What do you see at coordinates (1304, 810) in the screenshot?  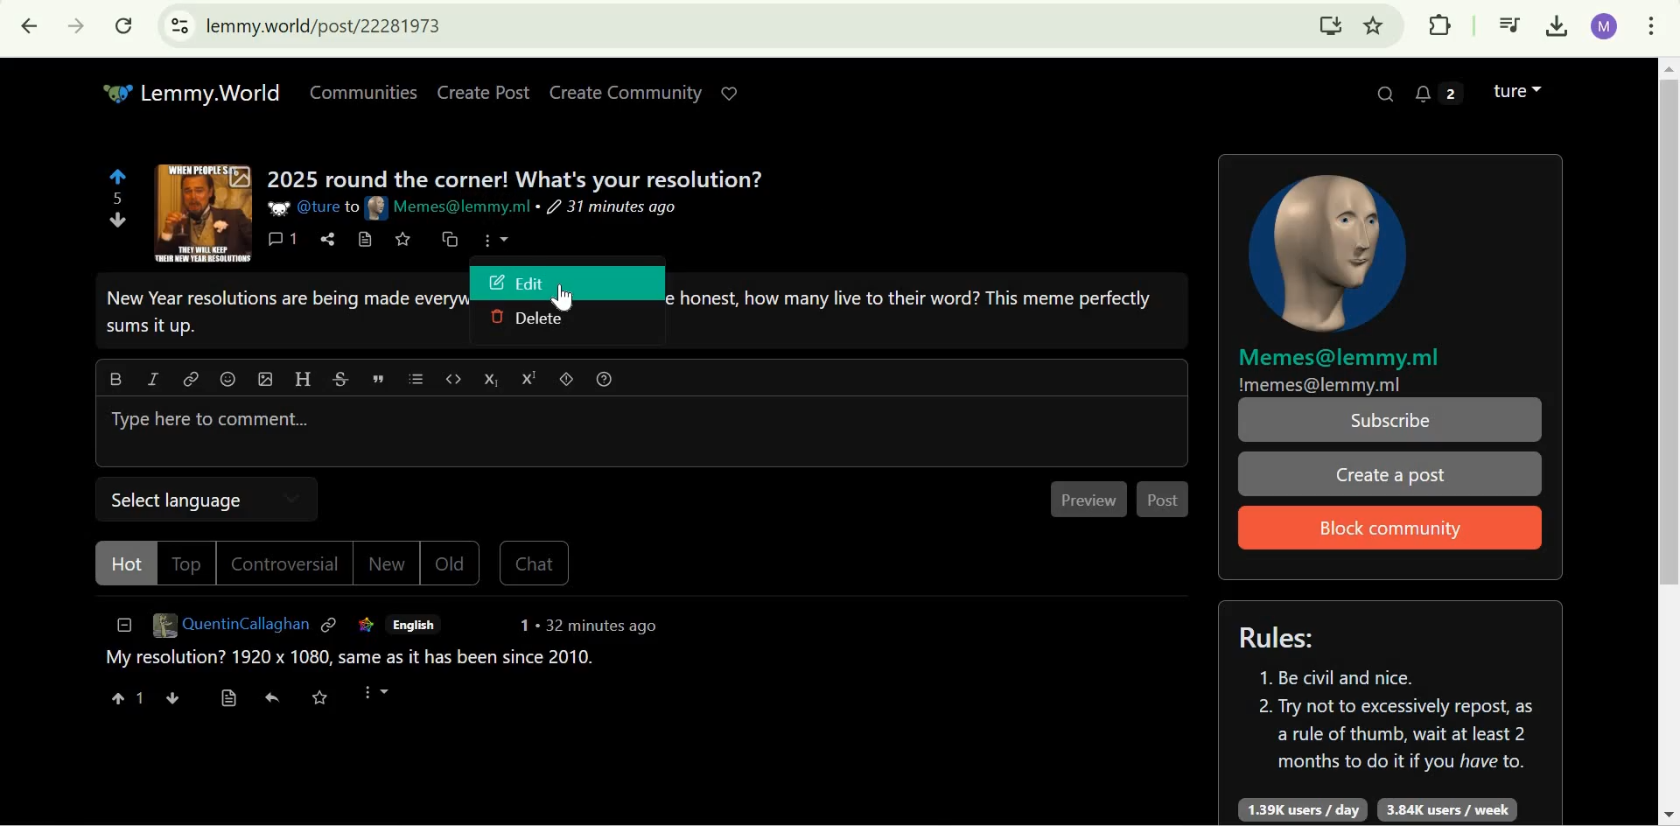 I see `1.39K users/day` at bounding box center [1304, 810].